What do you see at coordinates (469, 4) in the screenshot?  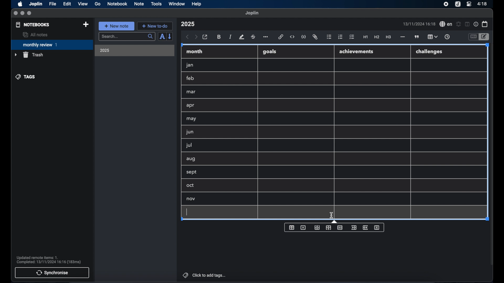 I see `control center` at bounding box center [469, 4].